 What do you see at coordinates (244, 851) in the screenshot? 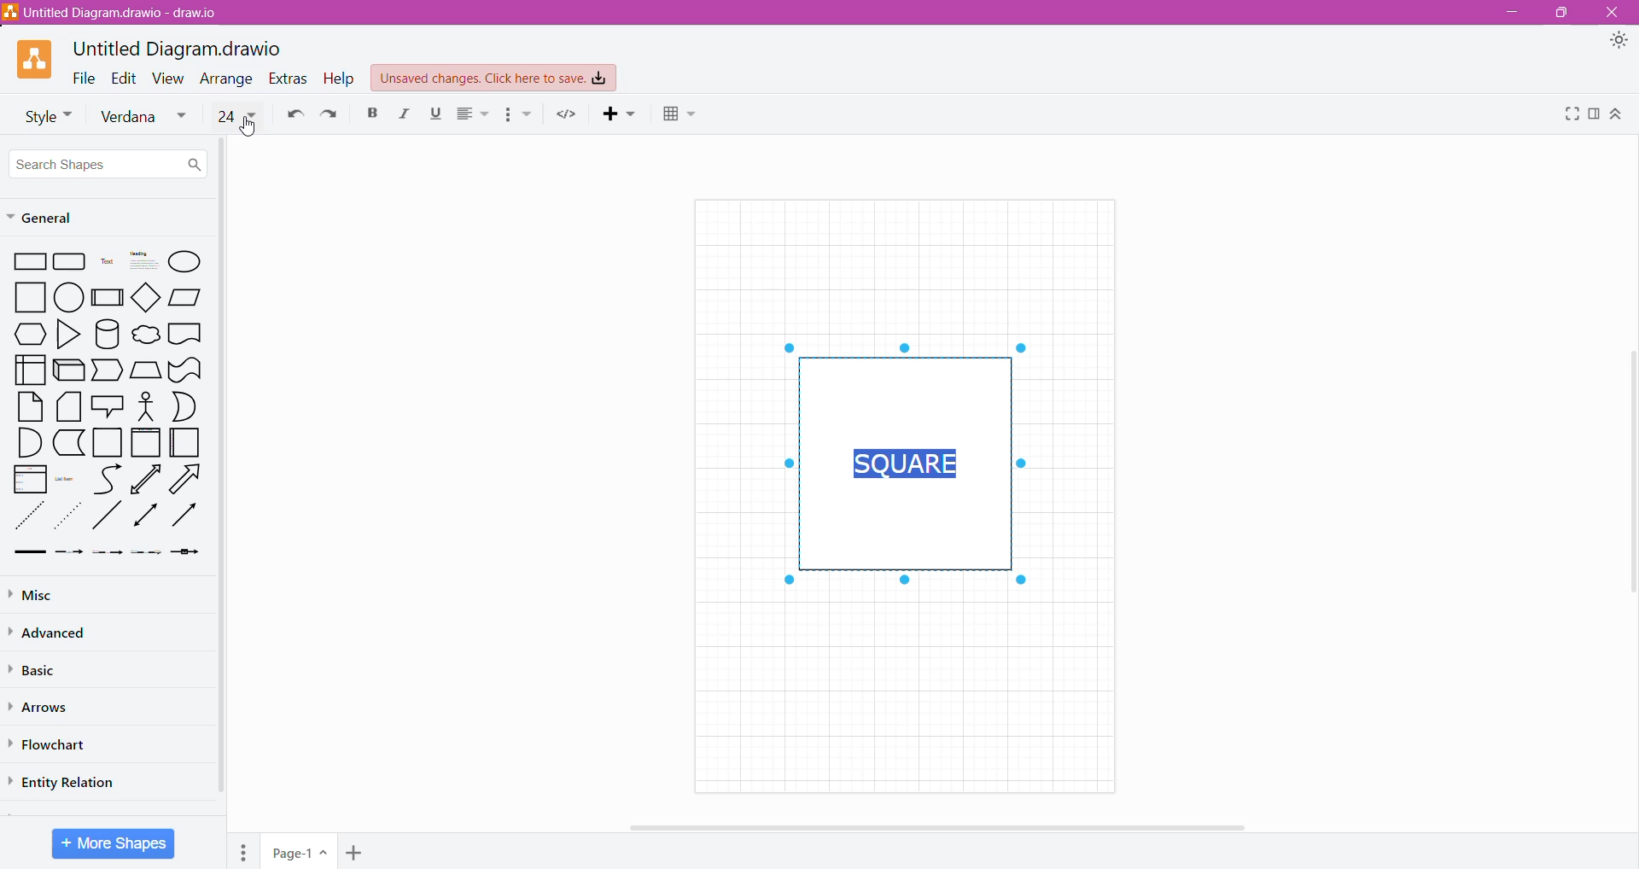
I see `Pages` at bounding box center [244, 851].